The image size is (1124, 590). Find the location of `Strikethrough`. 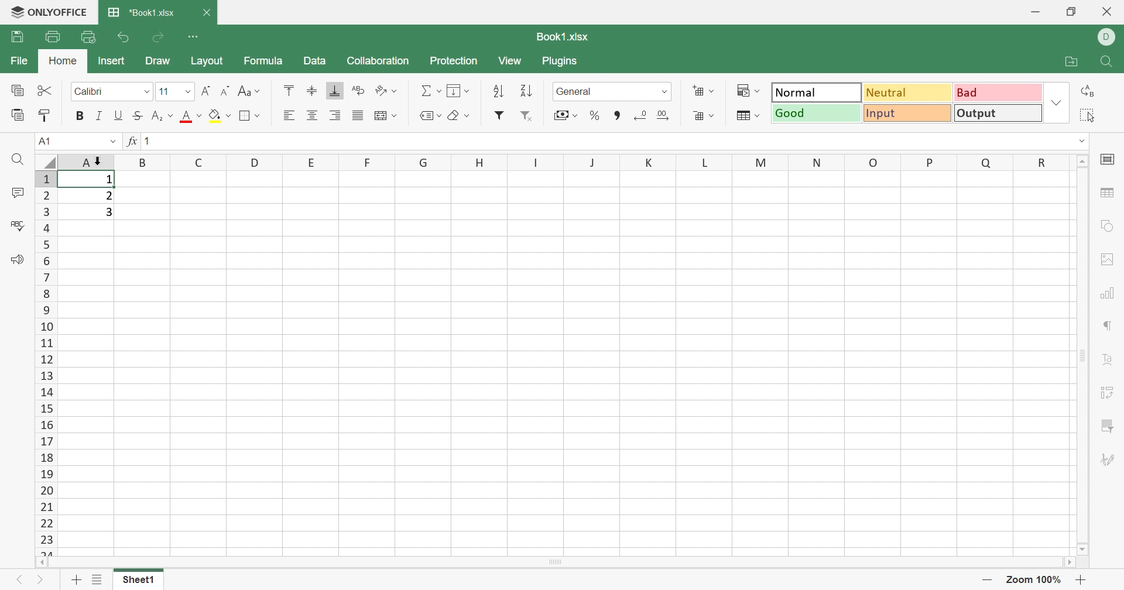

Strikethrough is located at coordinates (136, 116).